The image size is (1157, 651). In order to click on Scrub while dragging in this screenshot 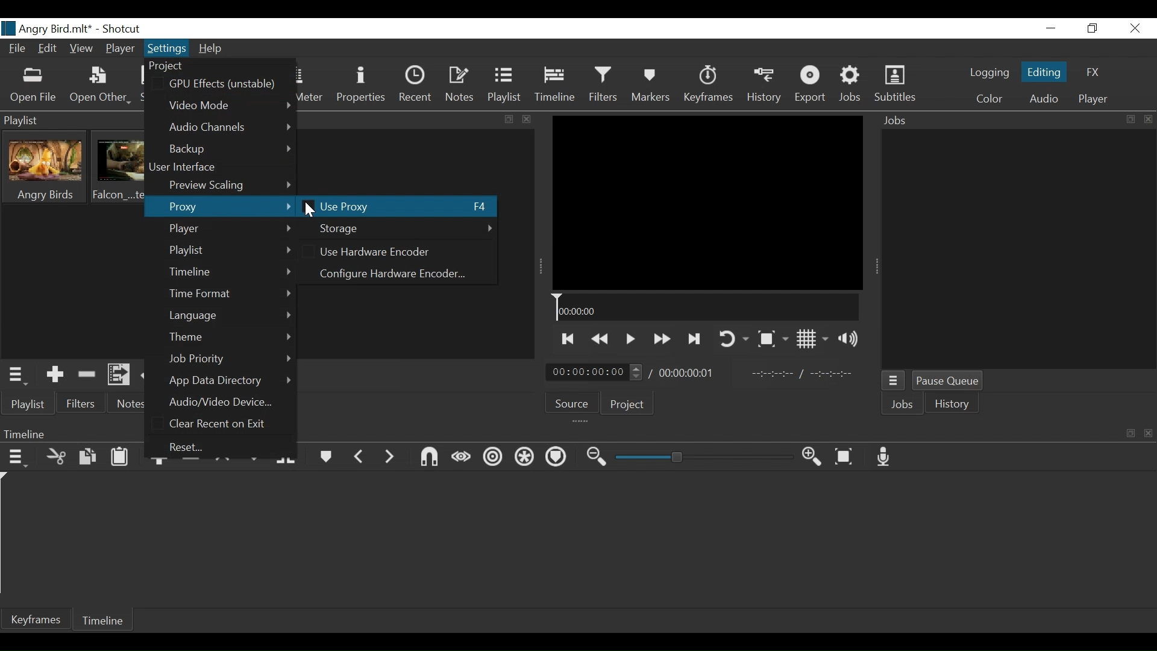, I will do `click(460, 455)`.